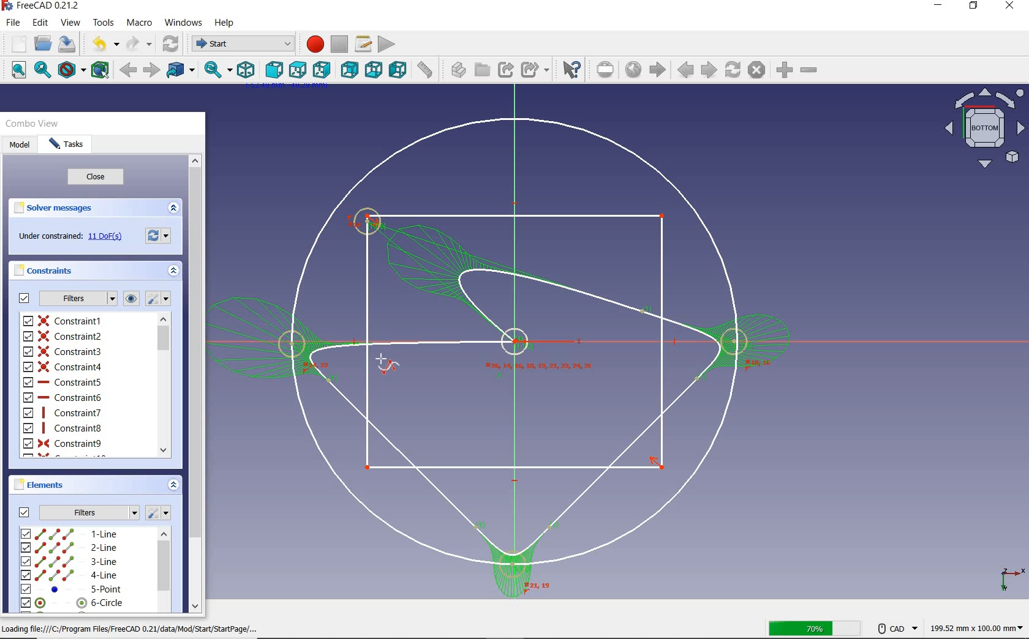  Describe the element at coordinates (173, 486) in the screenshot. I see `expand` at that location.